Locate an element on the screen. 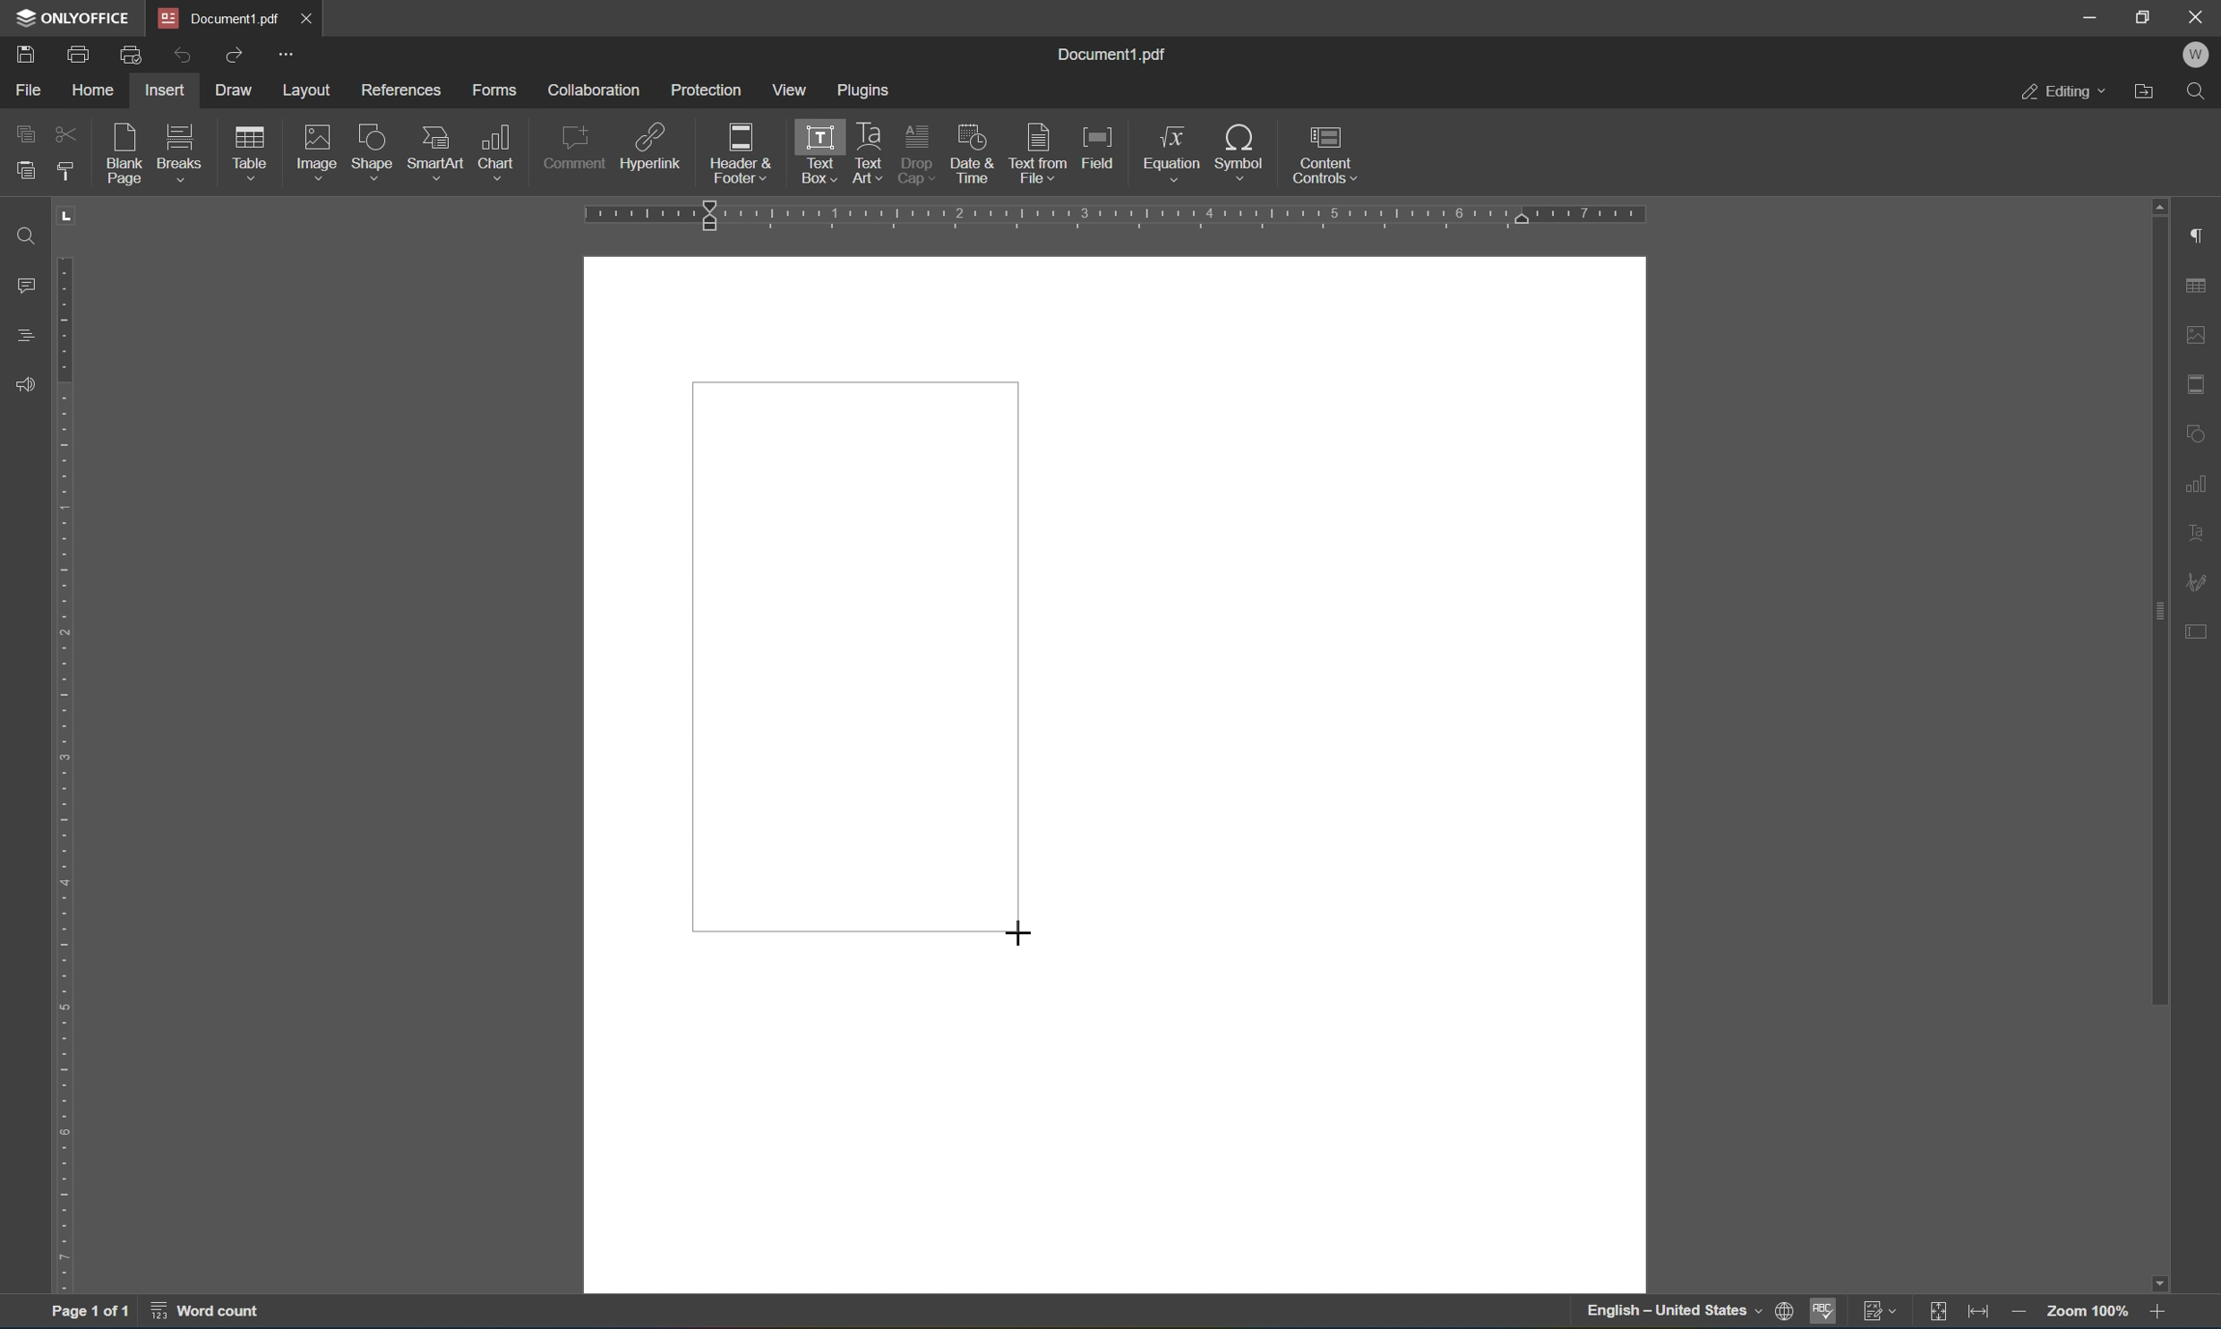 The height and width of the screenshot is (1329, 2221). fit to page is located at coordinates (1938, 1313).